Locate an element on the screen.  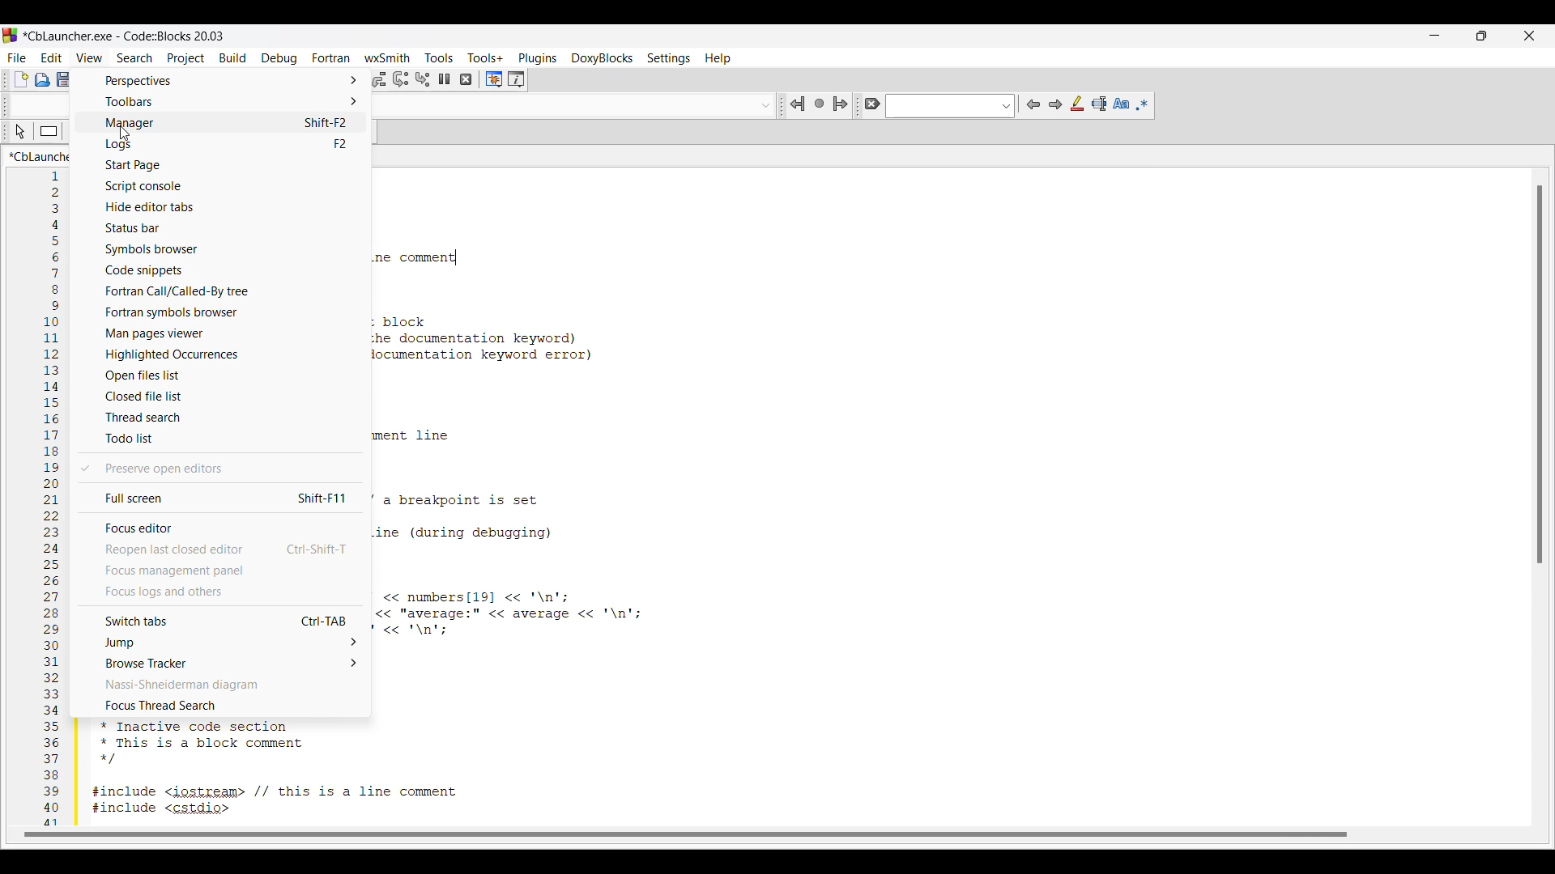
Logs is located at coordinates (219, 144).